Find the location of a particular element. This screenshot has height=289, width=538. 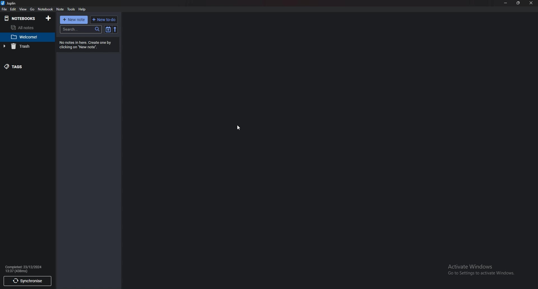

close is located at coordinates (530, 3).